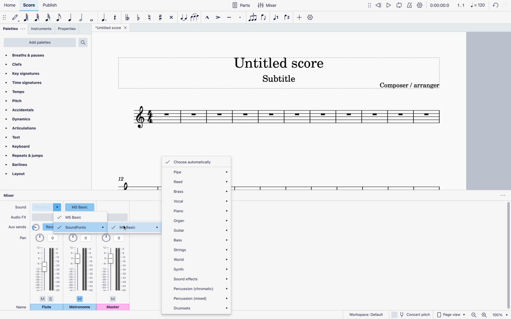 The width and height of the screenshot is (511, 319). Describe the element at coordinates (276, 18) in the screenshot. I see `voice 1` at that location.